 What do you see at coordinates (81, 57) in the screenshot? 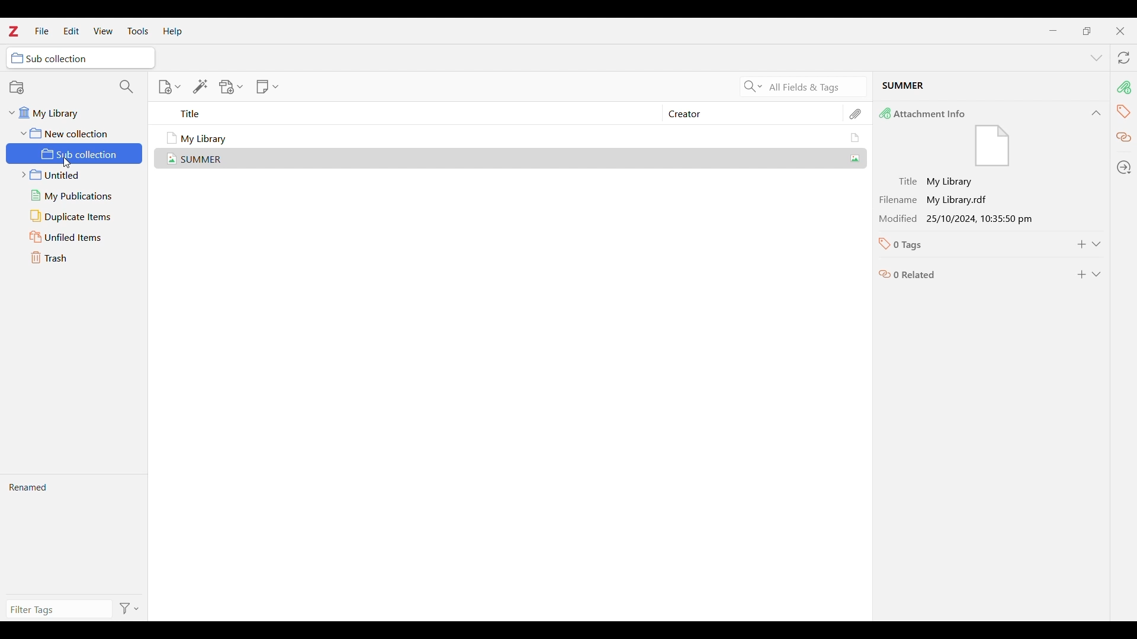
I see `sub selection` at bounding box center [81, 57].